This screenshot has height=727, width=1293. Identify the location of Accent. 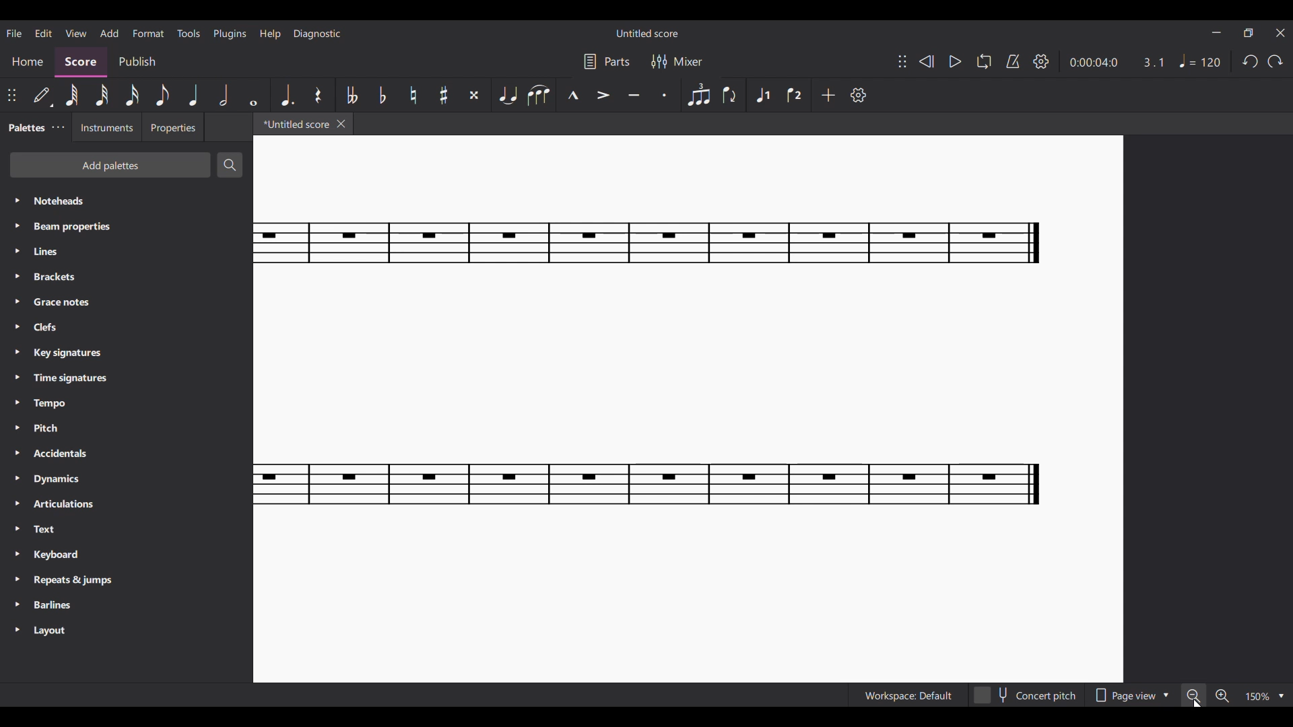
(603, 95).